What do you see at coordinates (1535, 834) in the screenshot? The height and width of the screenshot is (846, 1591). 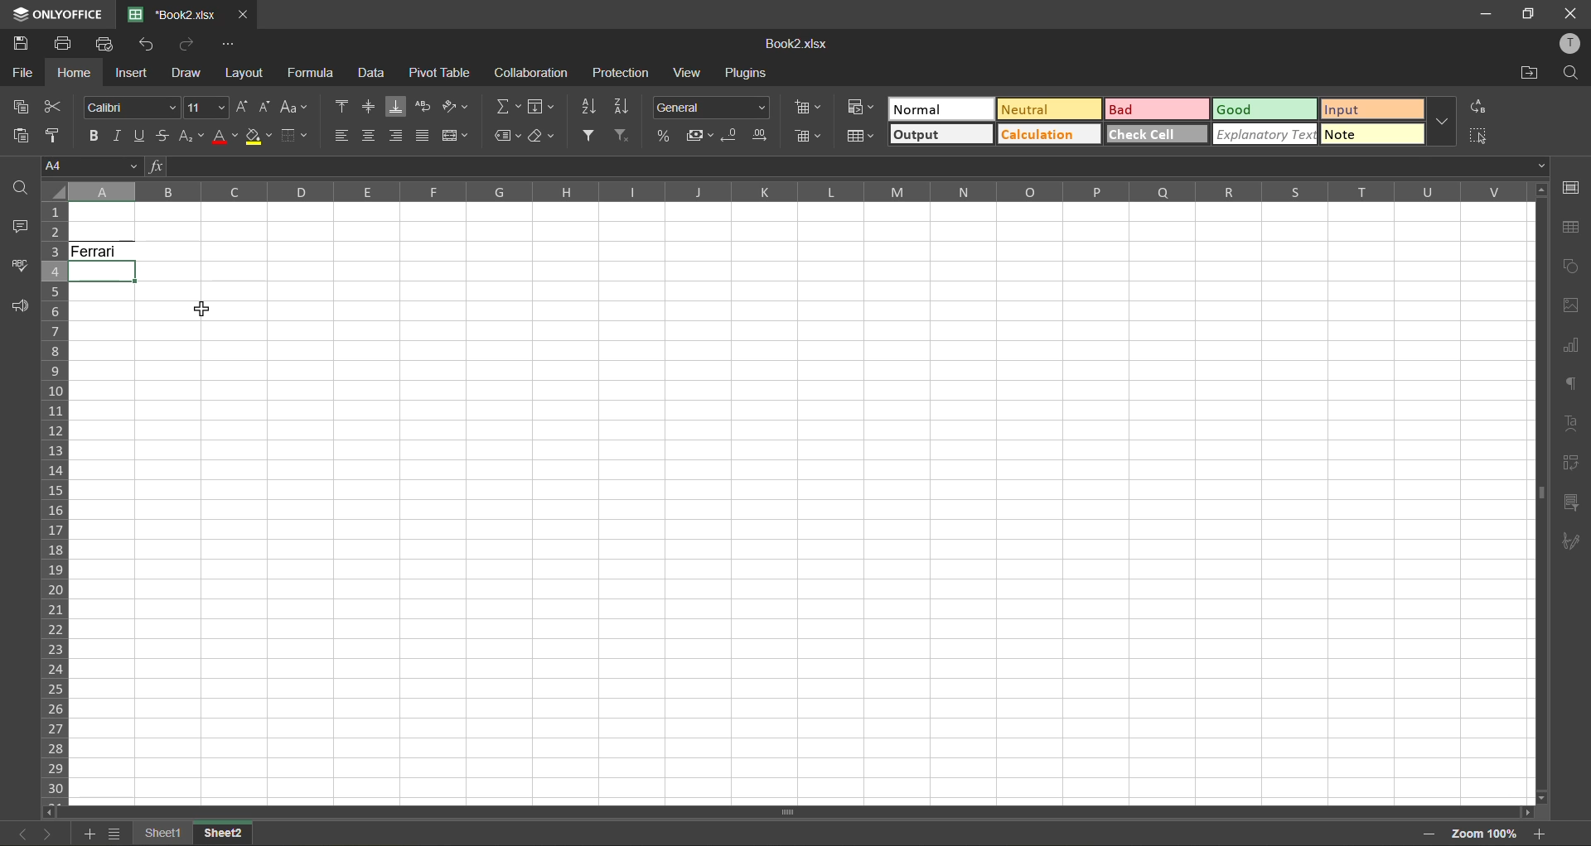 I see `zoom in` at bounding box center [1535, 834].